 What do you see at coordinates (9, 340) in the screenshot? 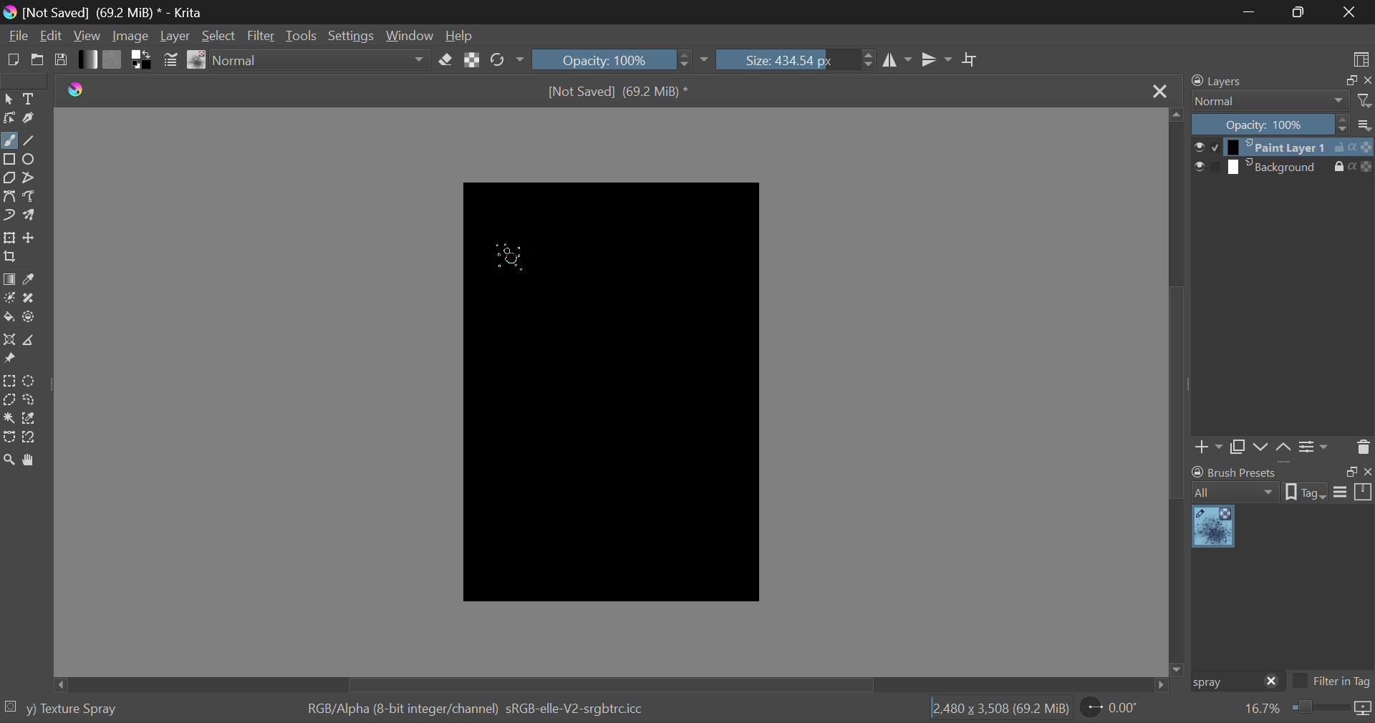
I see `Assistant Tool` at bounding box center [9, 340].